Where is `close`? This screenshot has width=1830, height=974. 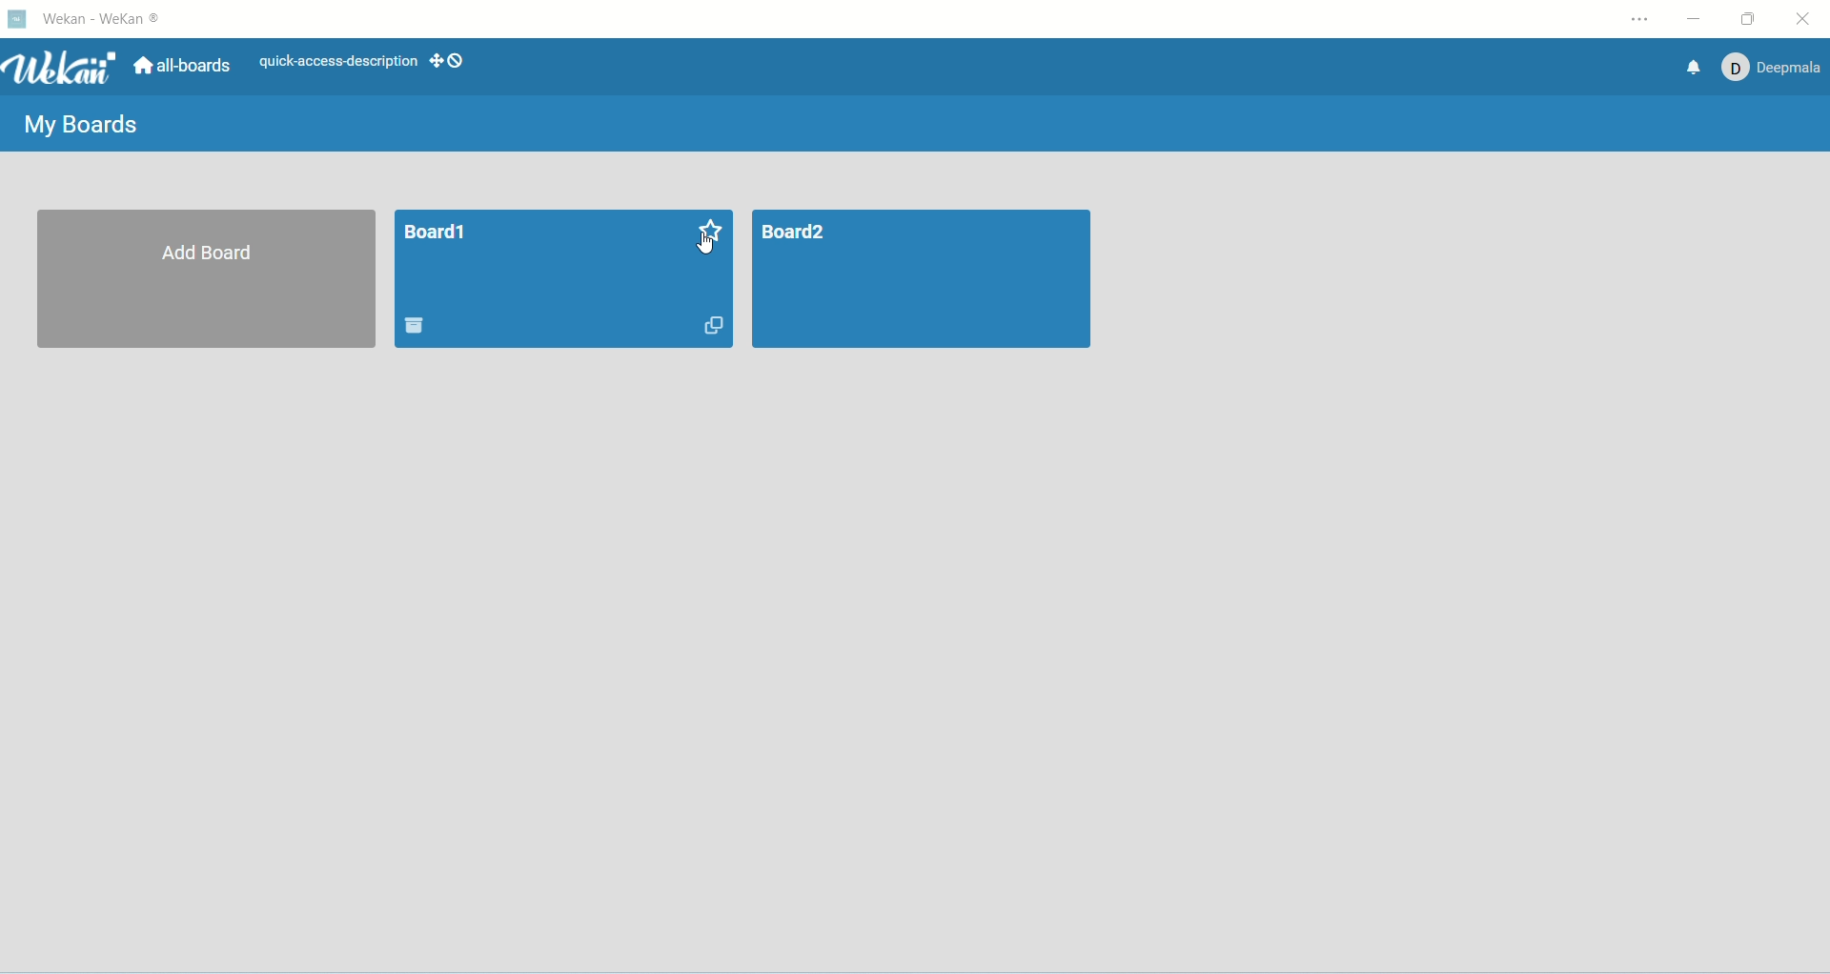
close is located at coordinates (1804, 19).